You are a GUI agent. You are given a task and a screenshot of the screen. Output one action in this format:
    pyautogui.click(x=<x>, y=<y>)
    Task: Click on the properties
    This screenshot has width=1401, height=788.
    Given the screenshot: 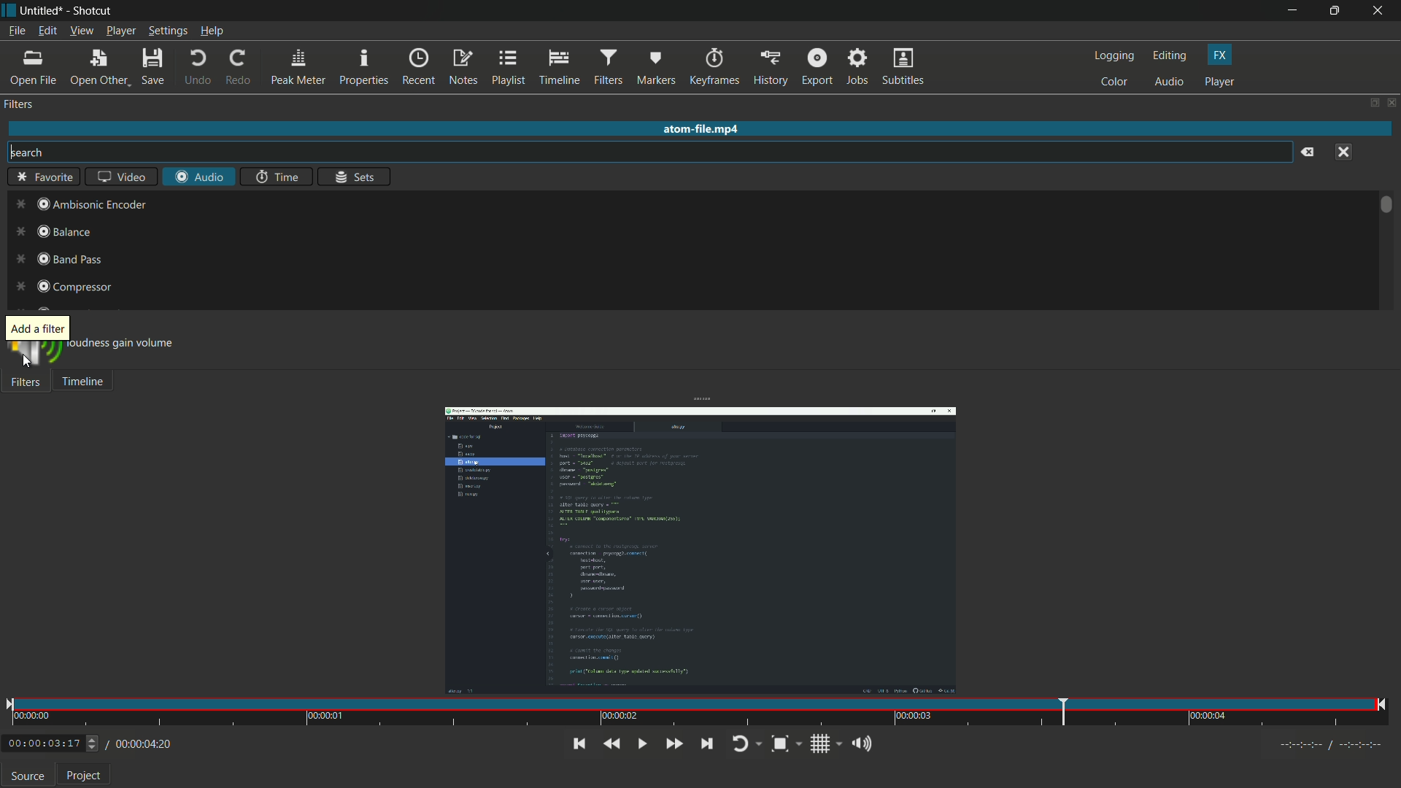 What is the action you would take?
    pyautogui.click(x=364, y=67)
    